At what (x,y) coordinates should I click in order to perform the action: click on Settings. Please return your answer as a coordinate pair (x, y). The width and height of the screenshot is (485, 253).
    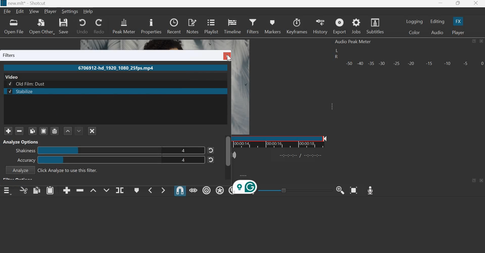
    Looking at the image, I should click on (70, 11).